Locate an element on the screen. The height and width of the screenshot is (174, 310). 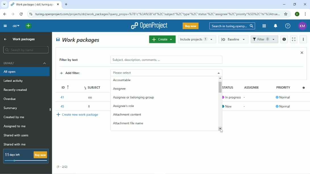
subject, description, comments is located at coordinates (166, 60).